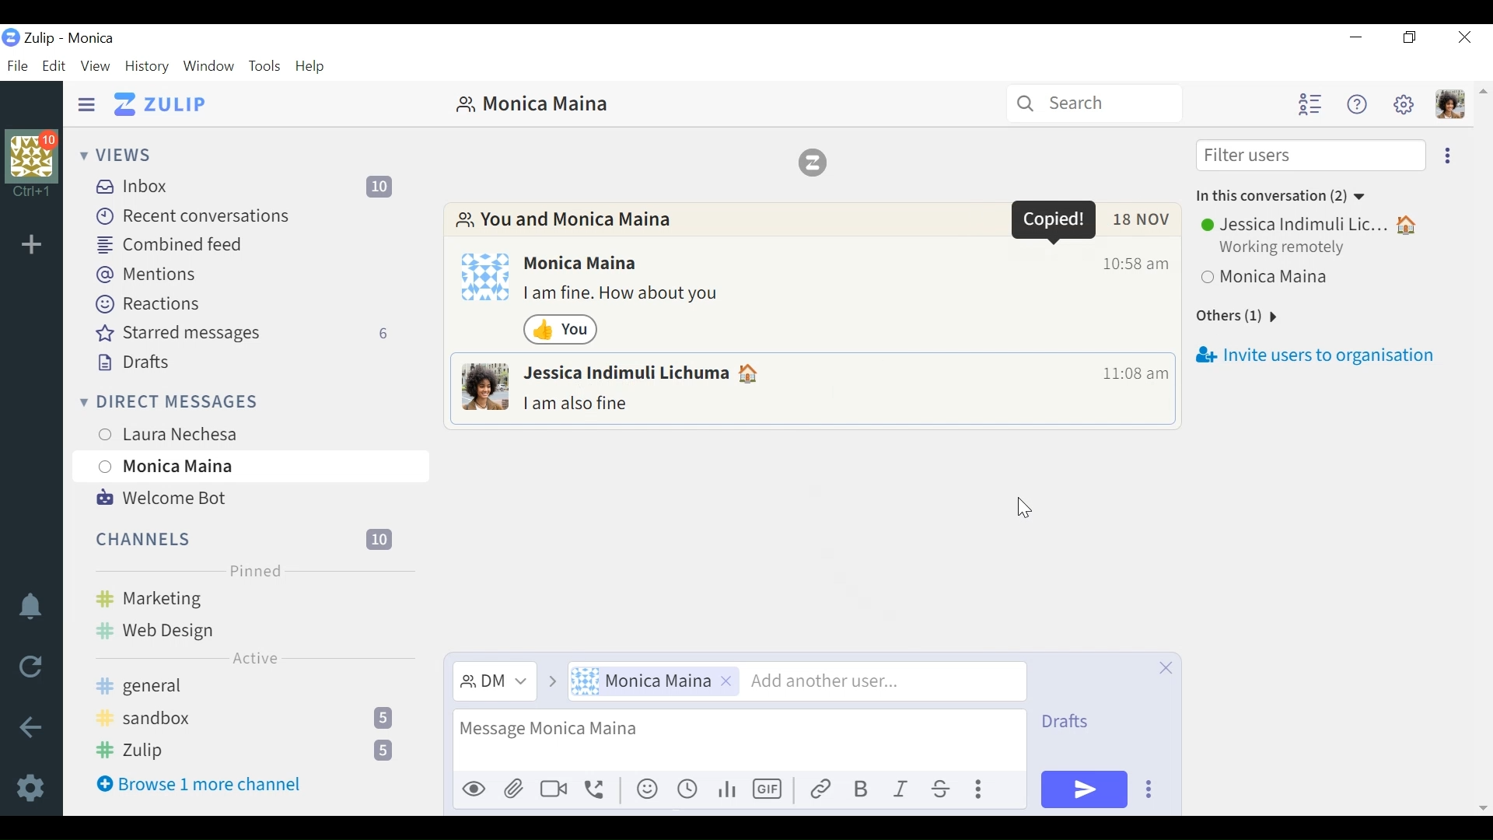  What do you see at coordinates (585, 264) in the screenshot?
I see `Monica Maina` at bounding box center [585, 264].